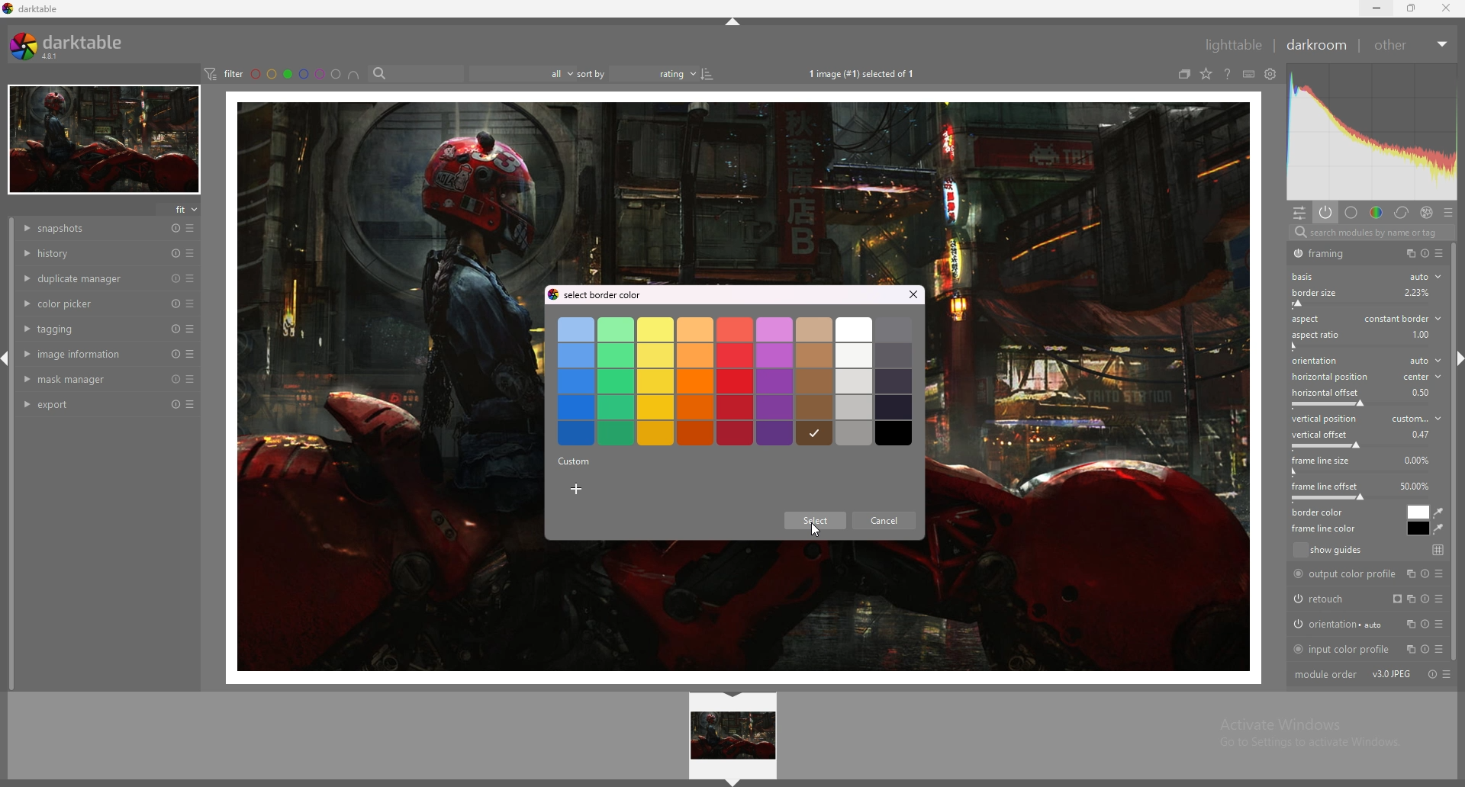 The height and width of the screenshot is (787, 1465). I want to click on presets, so click(191, 253).